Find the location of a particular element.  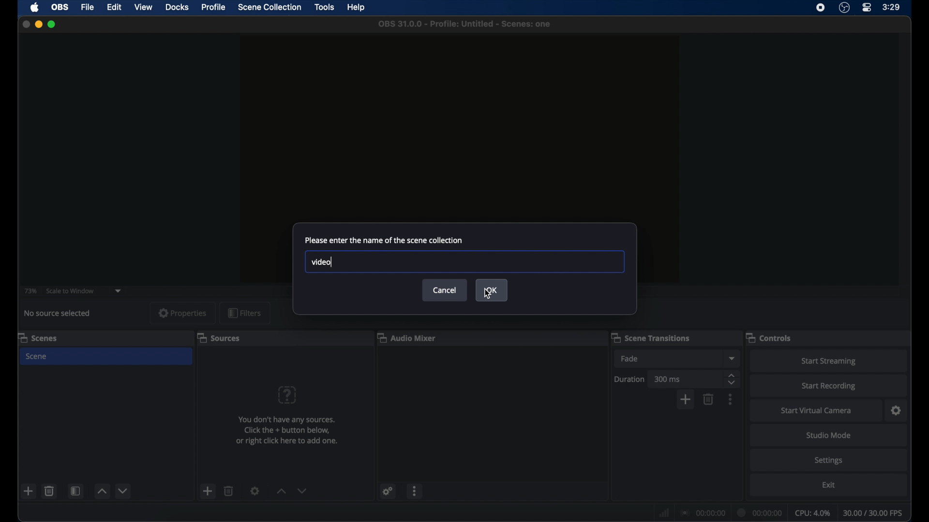

sources is located at coordinates (218, 337).